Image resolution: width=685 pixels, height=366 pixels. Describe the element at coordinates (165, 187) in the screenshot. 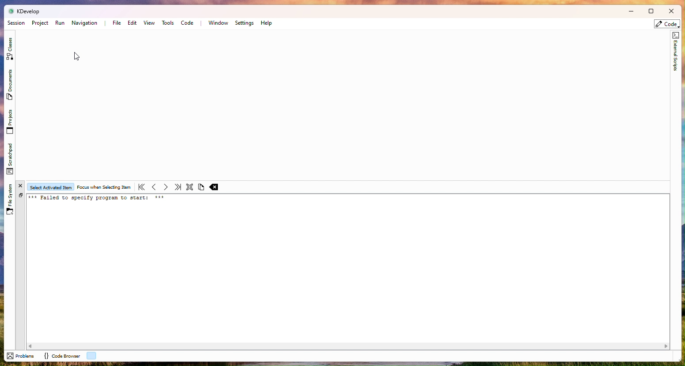

I see `Next item` at that location.